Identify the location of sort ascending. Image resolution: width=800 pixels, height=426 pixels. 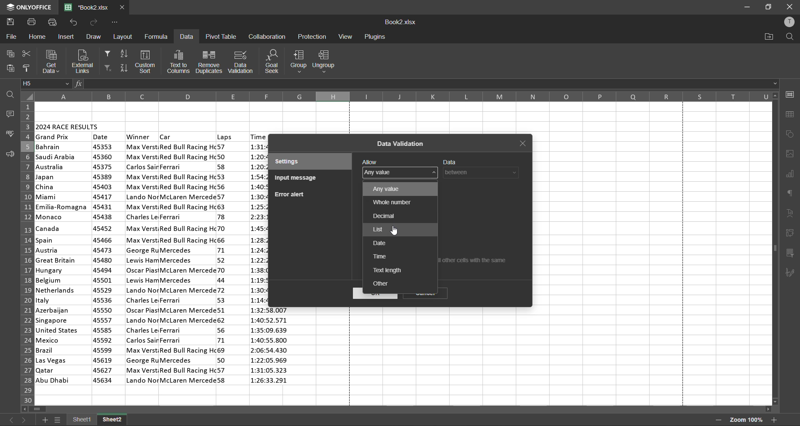
(124, 55).